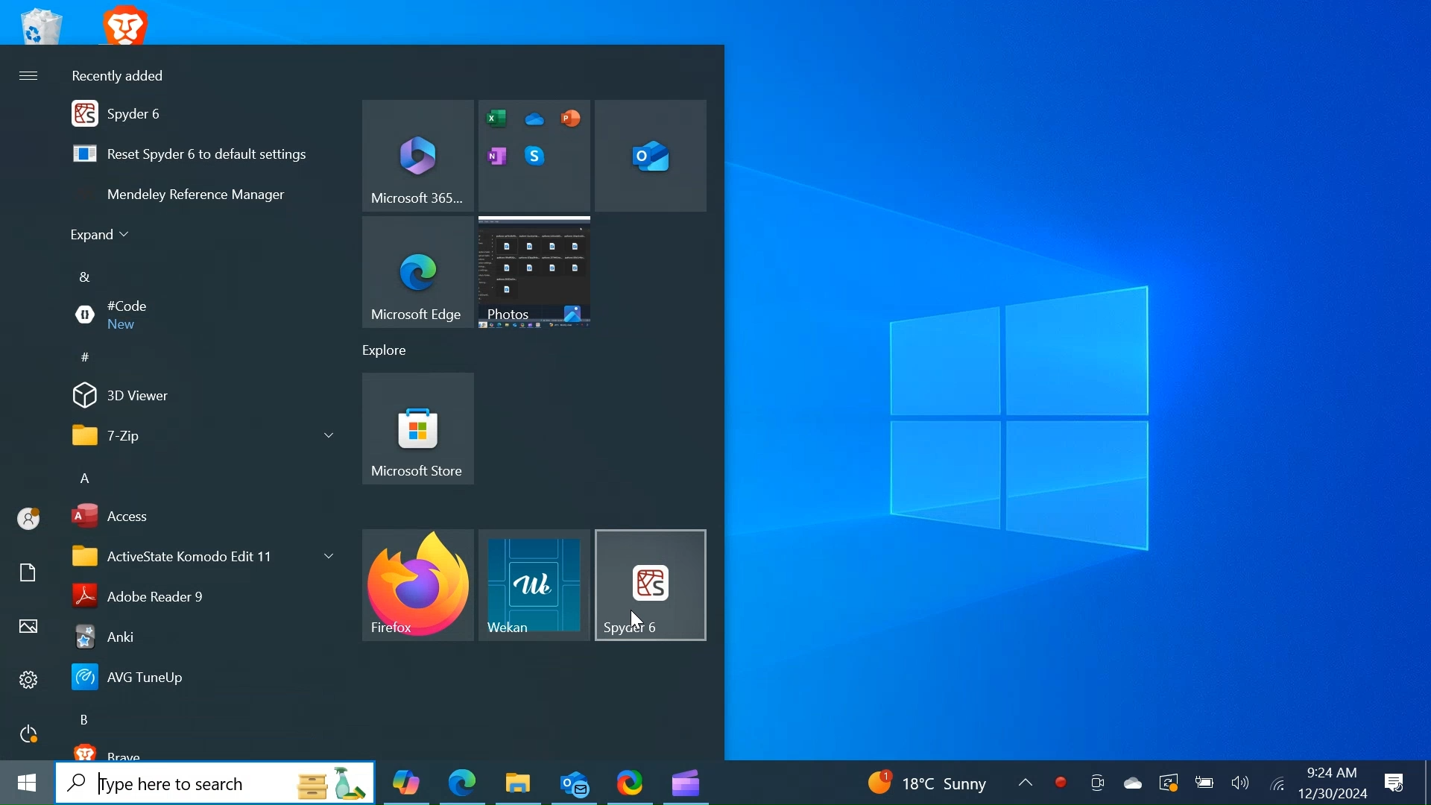 The height and width of the screenshot is (805, 1431). Describe the element at coordinates (641, 621) in the screenshot. I see `Cursor` at that location.